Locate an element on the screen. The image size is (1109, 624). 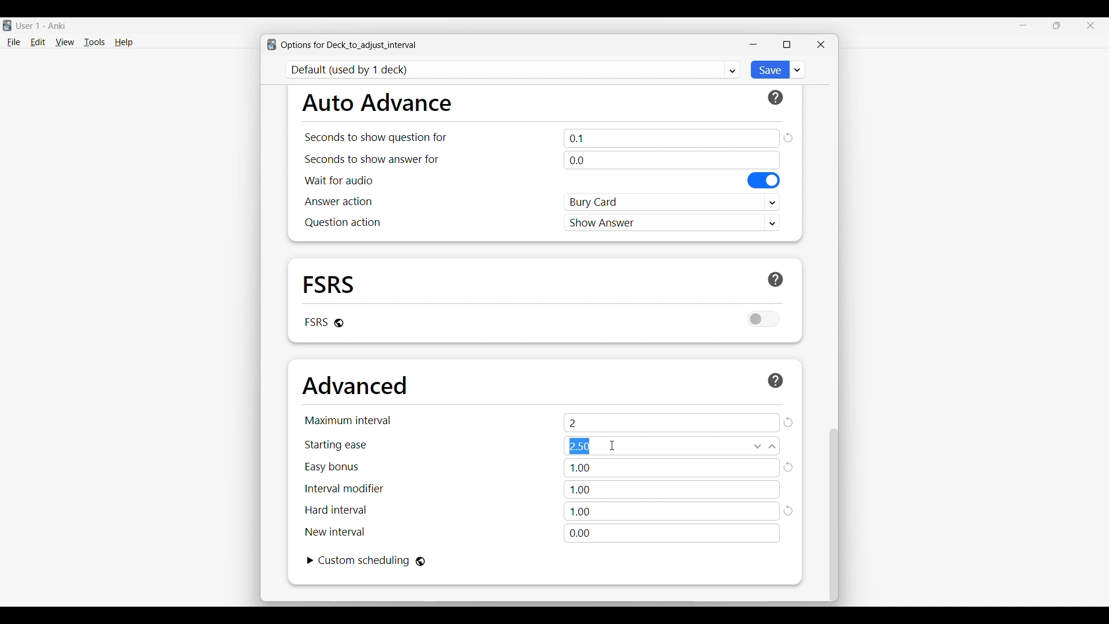
Minimize is located at coordinates (1024, 25).